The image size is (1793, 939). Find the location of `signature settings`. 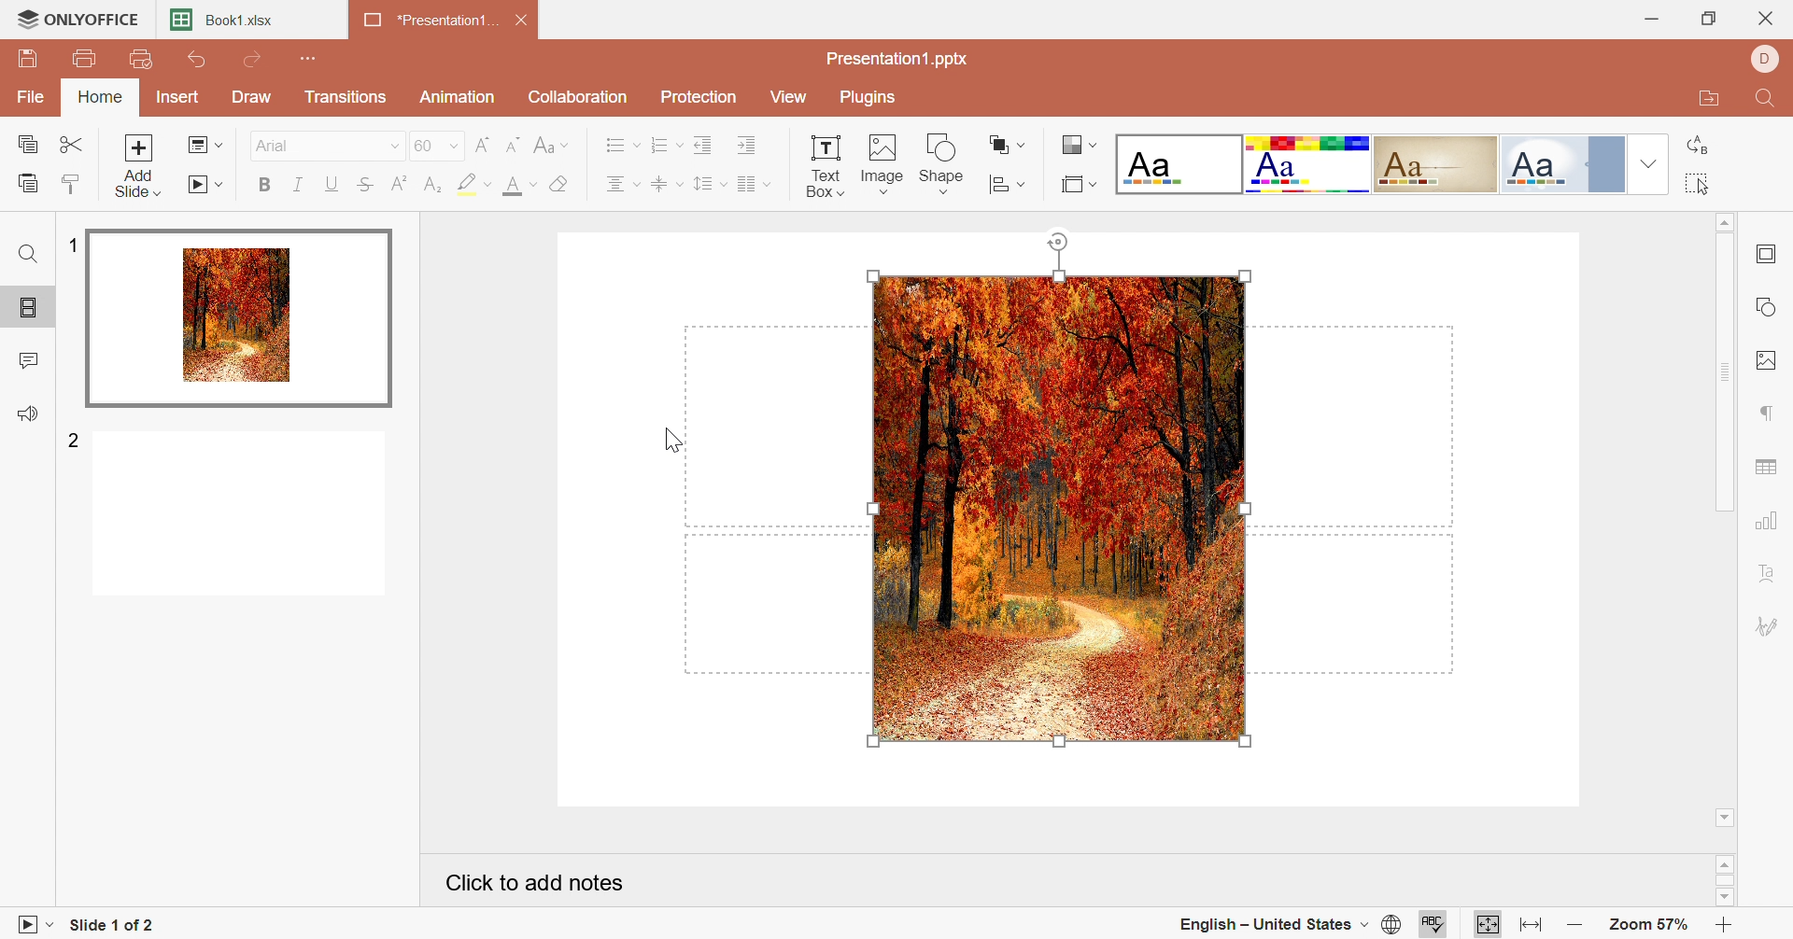

signature settings is located at coordinates (1772, 627).